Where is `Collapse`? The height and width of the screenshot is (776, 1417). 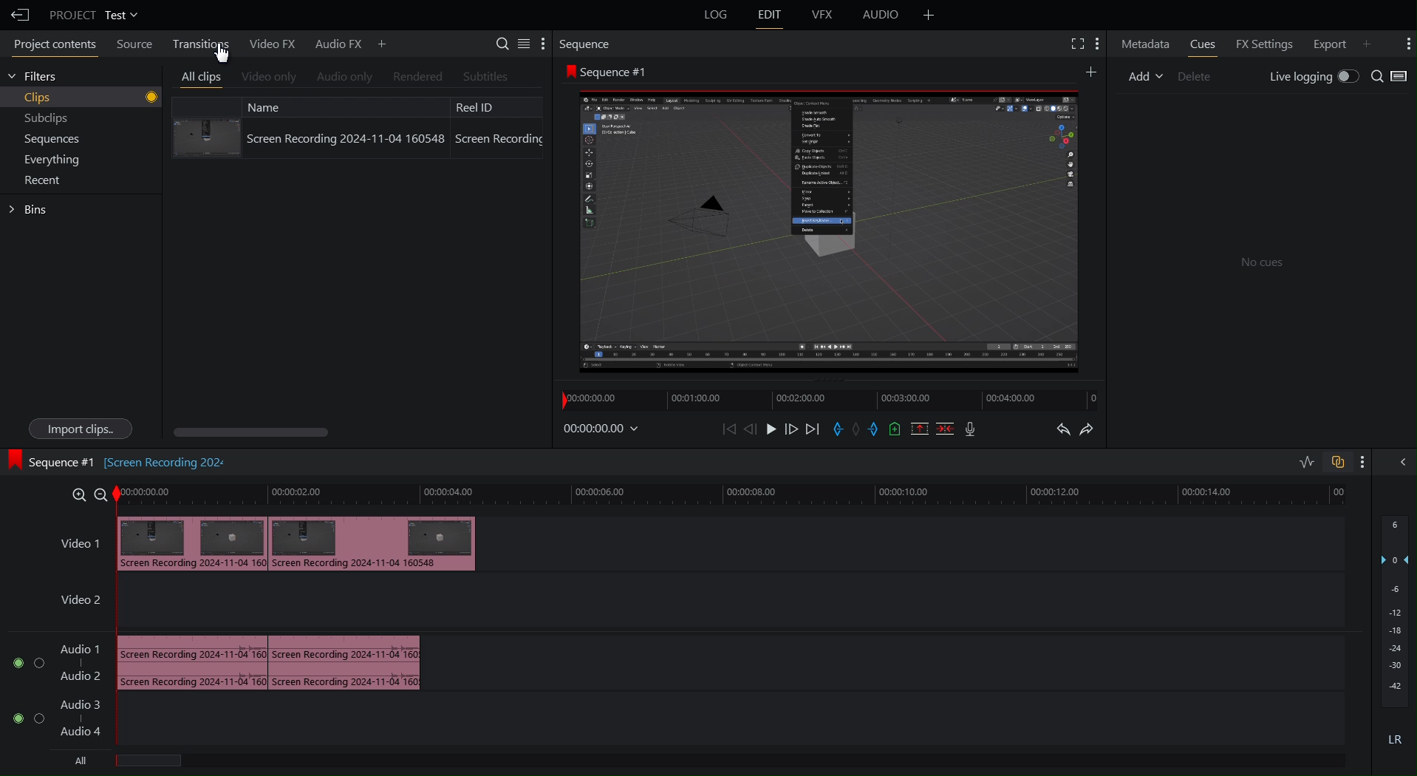
Collapse is located at coordinates (1401, 462).